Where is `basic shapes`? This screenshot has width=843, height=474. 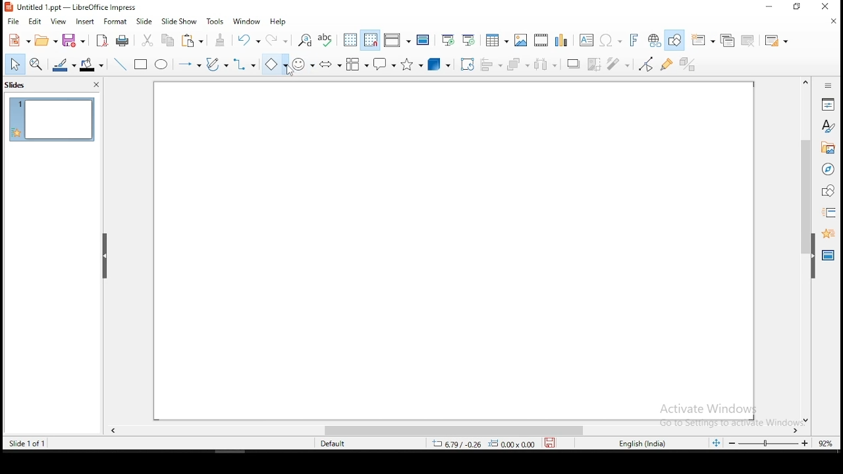 basic shapes is located at coordinates (273, 65).